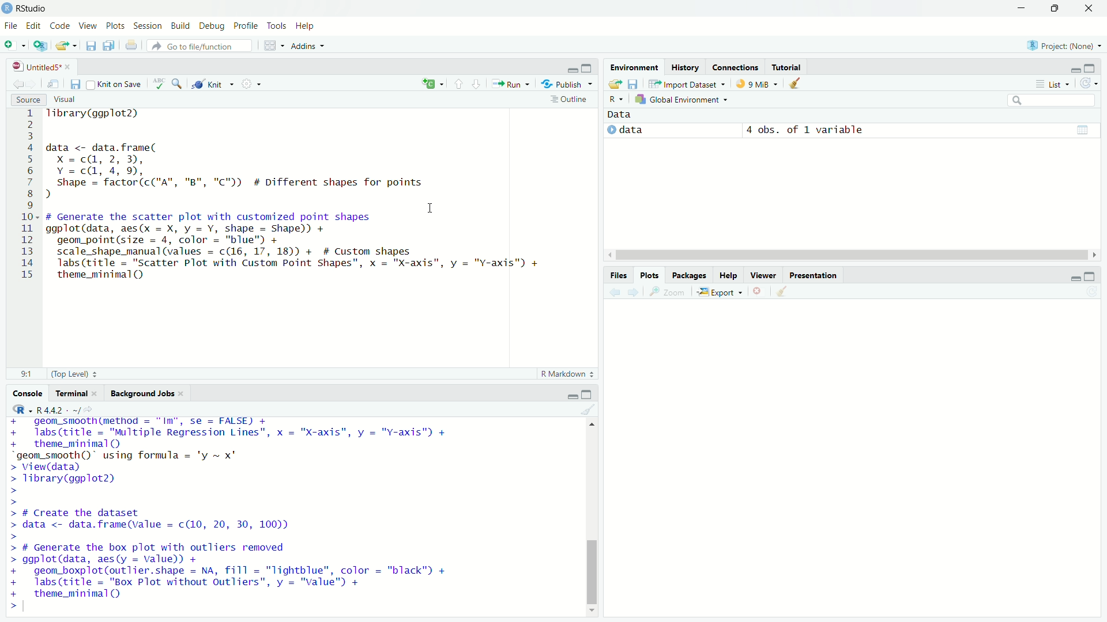 The width and height of the screenshot is (1107, 622). I want to click on maximize, so click(1090, 276).